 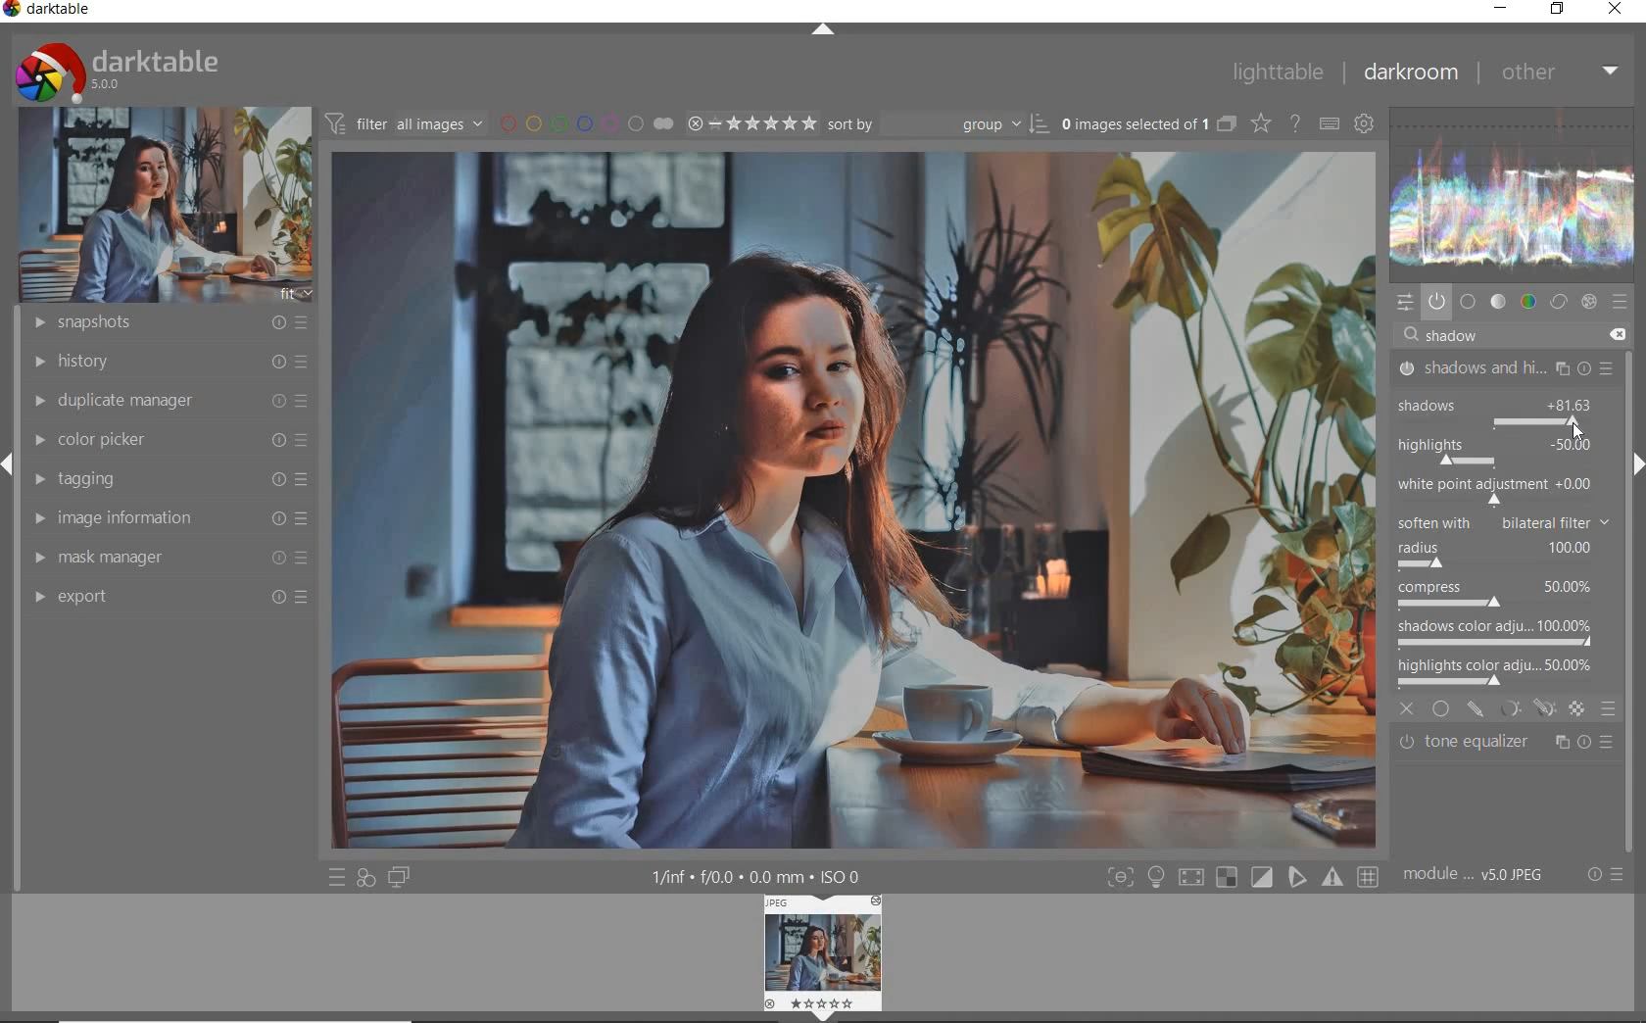 I want to click on Sort, so click(x=940, y=122).